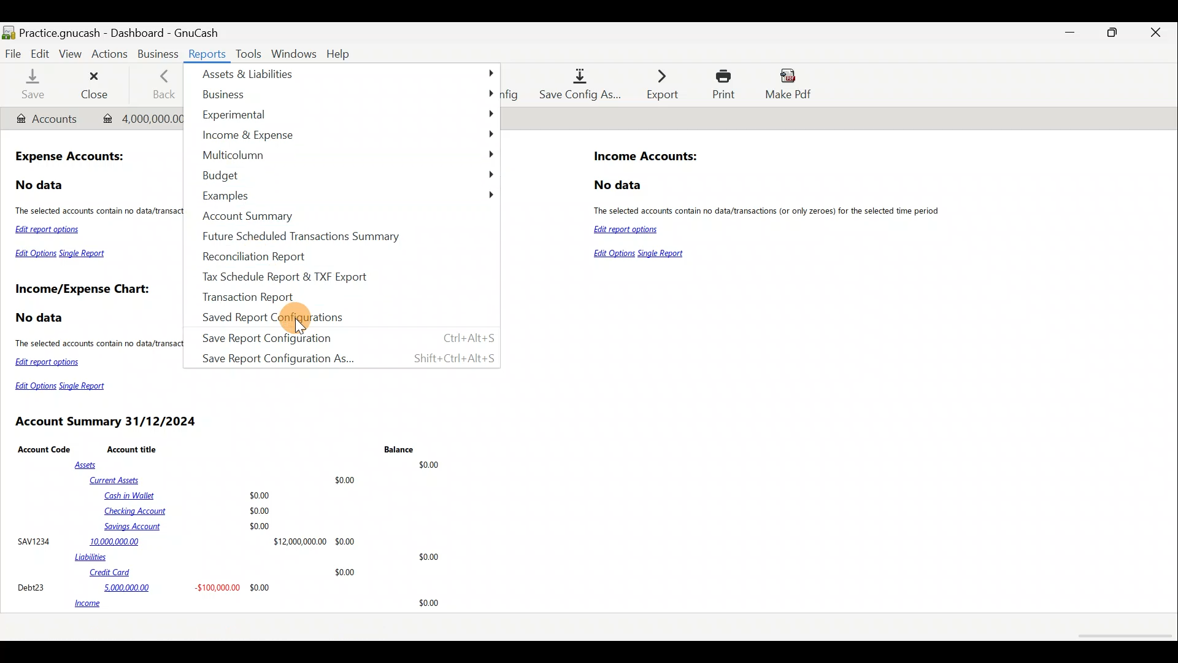  What do you see at coordinates (1157, 34) in the screenshot?
I see `Close` at bounding box center [1157, 34].